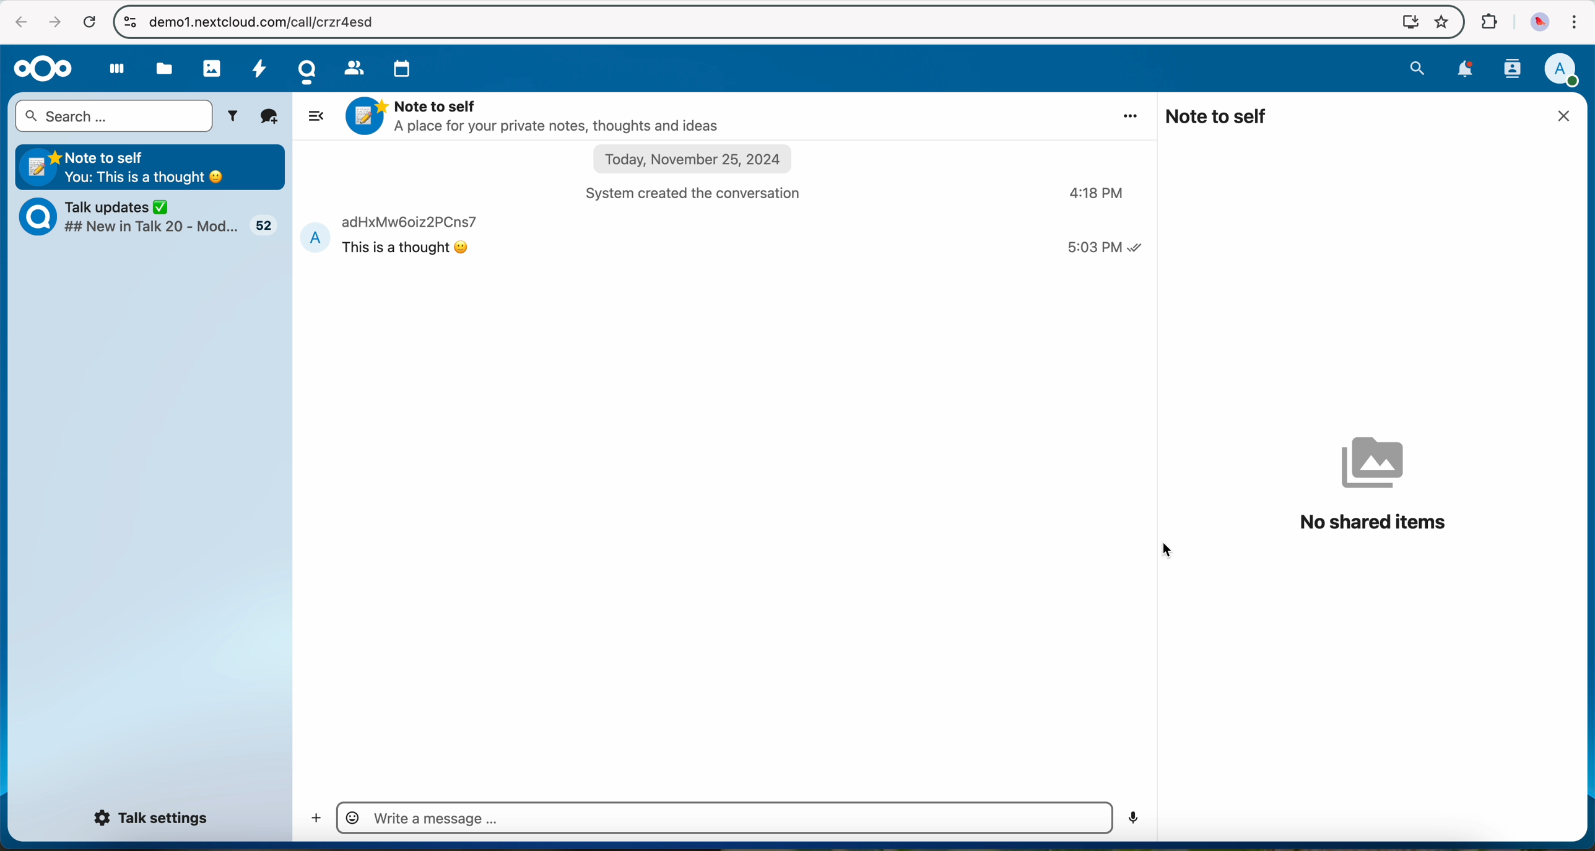 The image size is (1595, 851). I want to click on Talk, so click(306, 71).